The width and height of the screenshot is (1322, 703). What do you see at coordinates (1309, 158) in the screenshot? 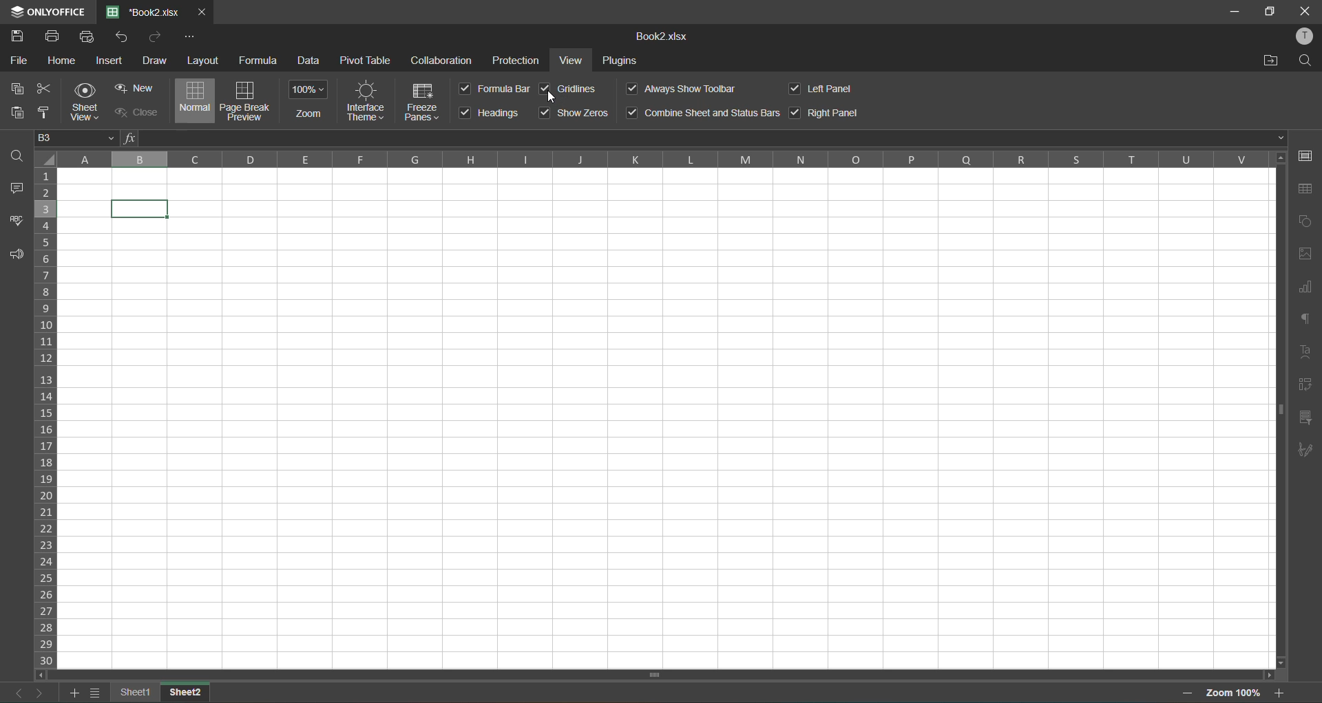
I see `cell settings` at bounding box center [1309, 158].